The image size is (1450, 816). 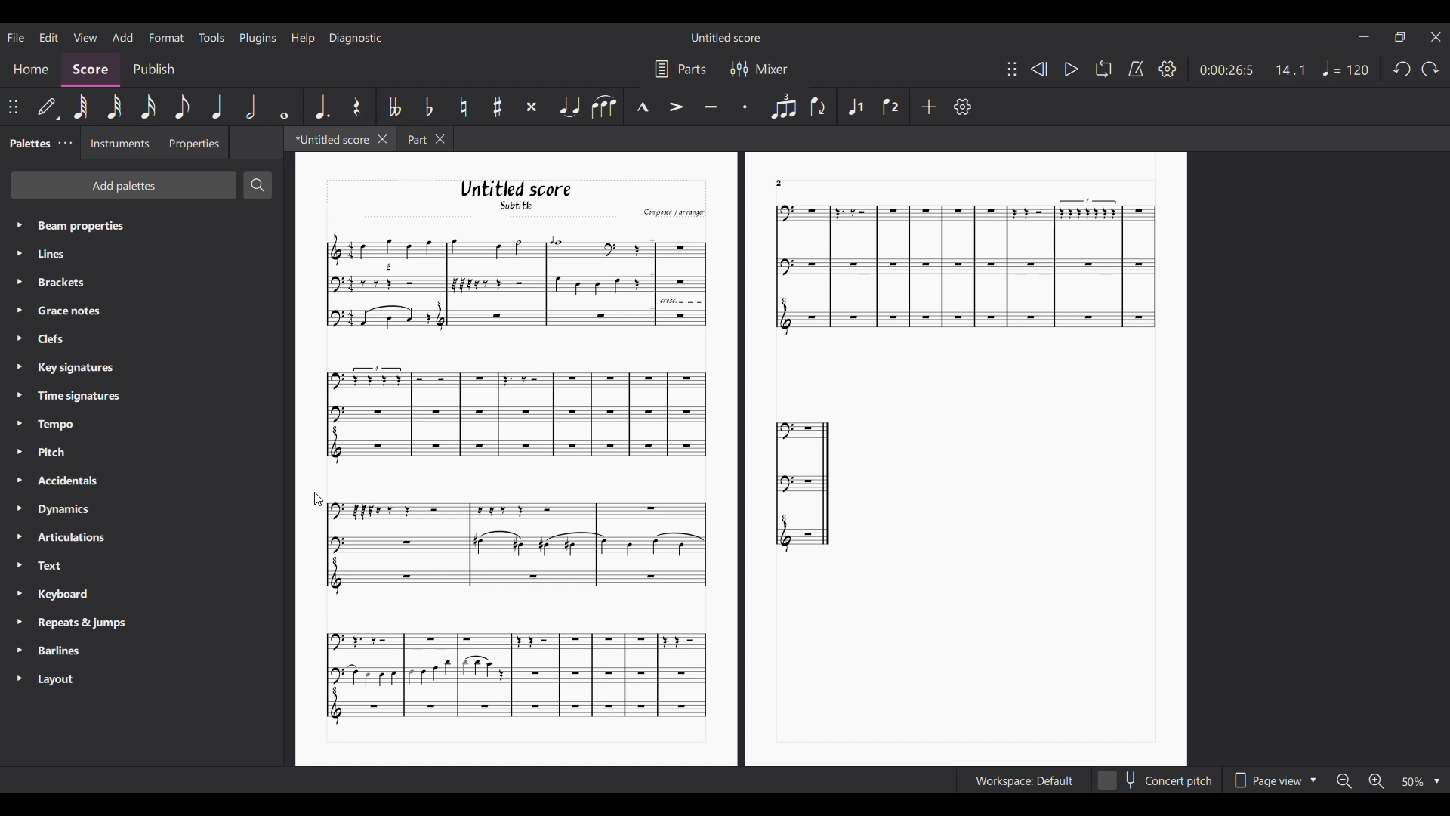 What do you see at coordinates (532, 107) in the screenshot?
I see `Toggle double sharp` at bounding box center [532, 107].